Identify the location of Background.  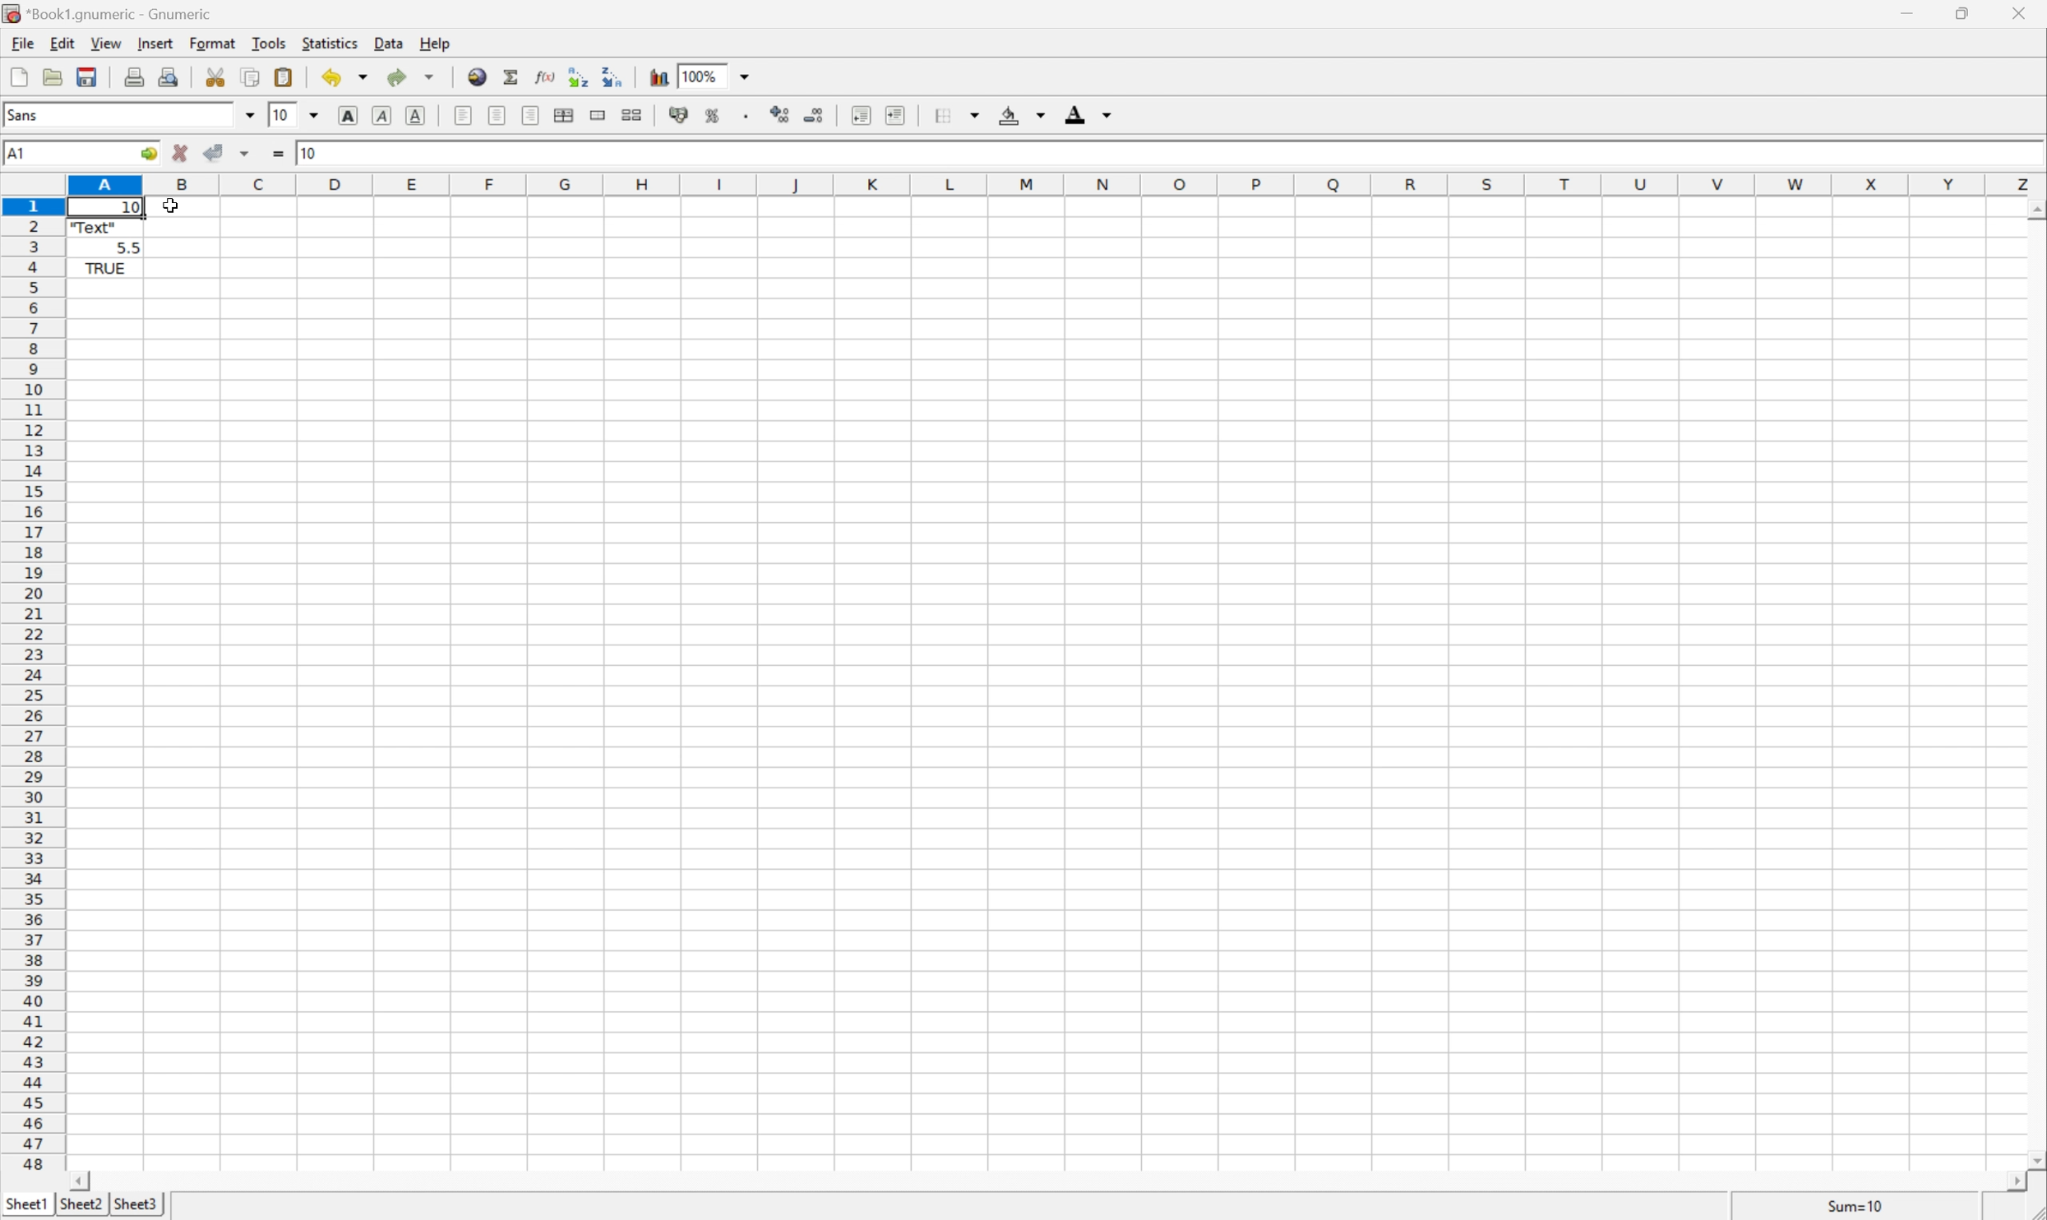
(1021, 113).